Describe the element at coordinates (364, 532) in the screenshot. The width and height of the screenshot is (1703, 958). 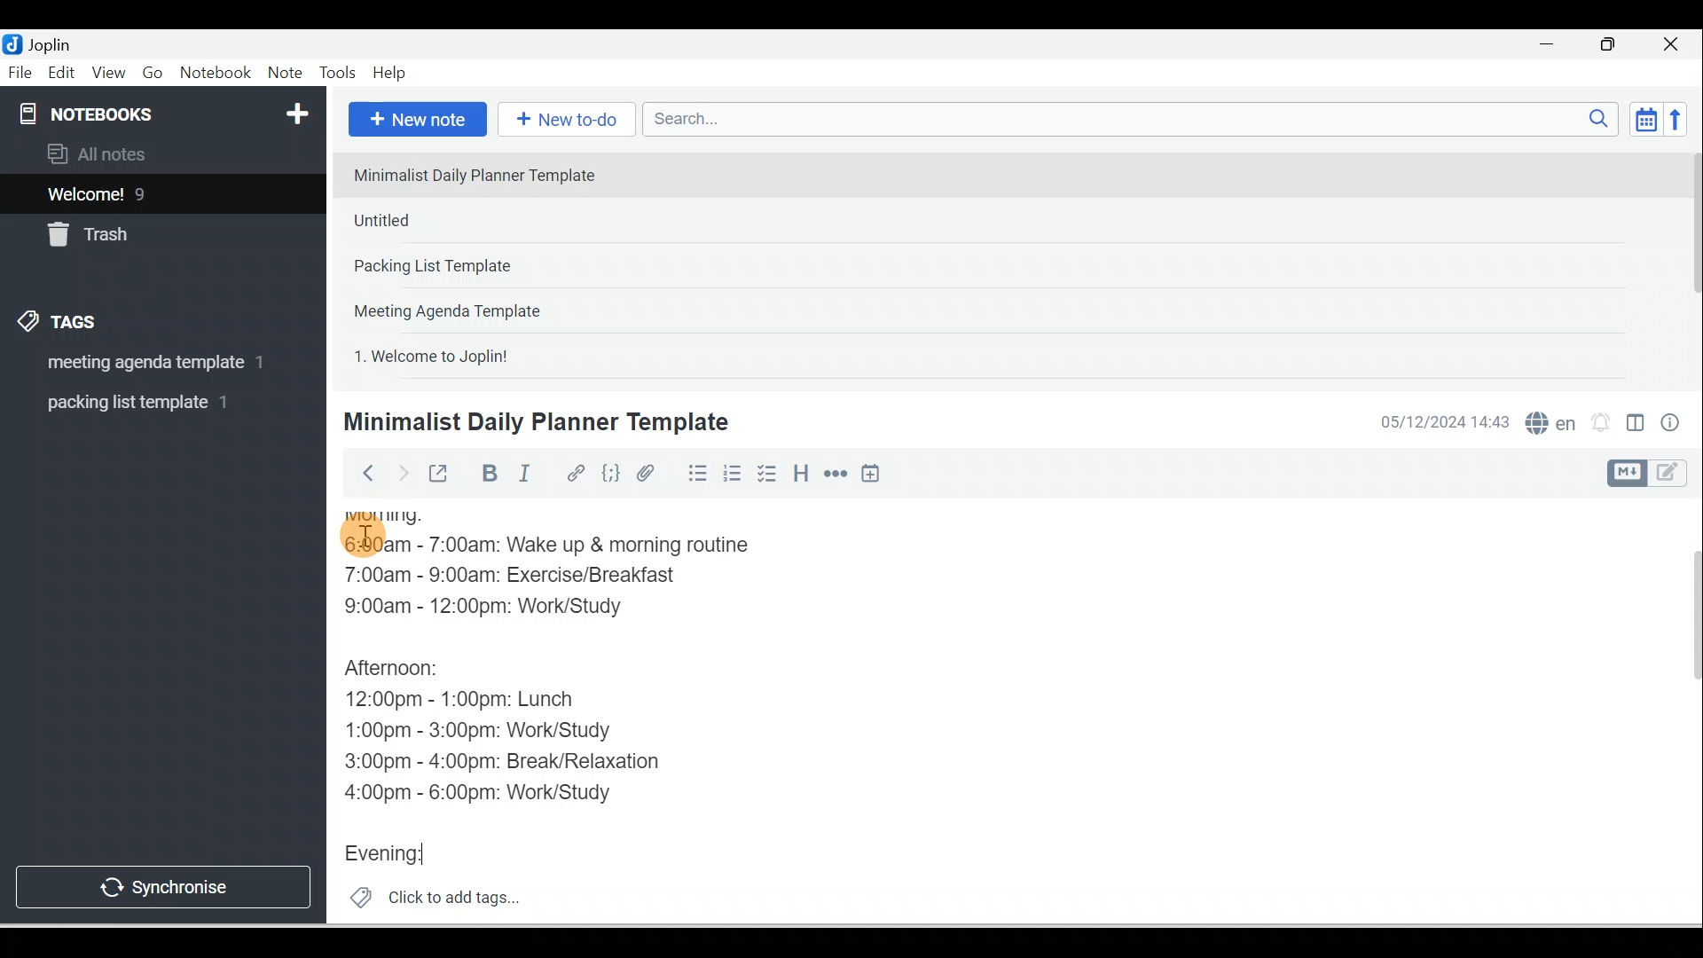
I see `Cursor` at that location.